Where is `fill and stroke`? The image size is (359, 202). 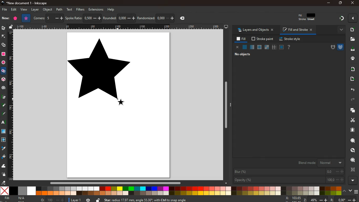 fill and stroke is located at coordinates (296, 30).